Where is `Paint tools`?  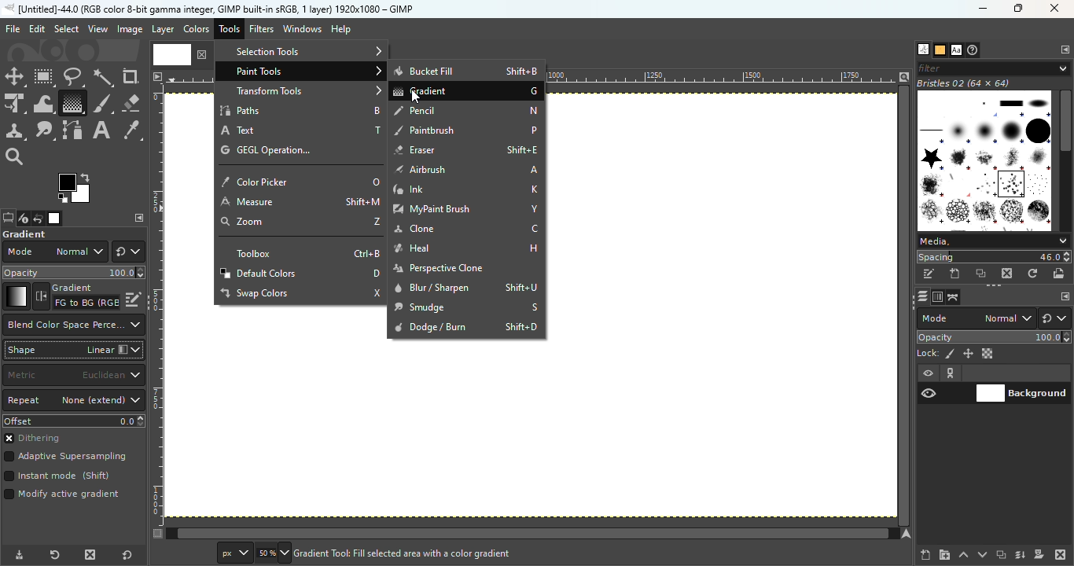 Paint tools is located at coordinates (302, 71).